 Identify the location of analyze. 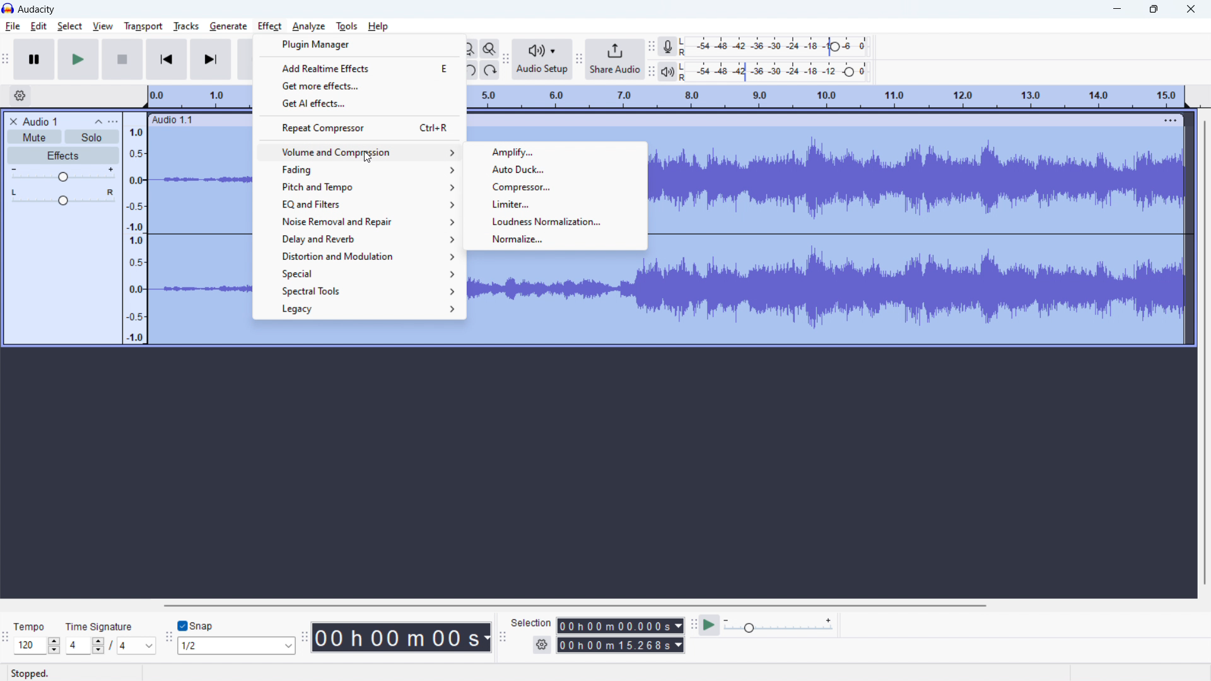
(308, 27).